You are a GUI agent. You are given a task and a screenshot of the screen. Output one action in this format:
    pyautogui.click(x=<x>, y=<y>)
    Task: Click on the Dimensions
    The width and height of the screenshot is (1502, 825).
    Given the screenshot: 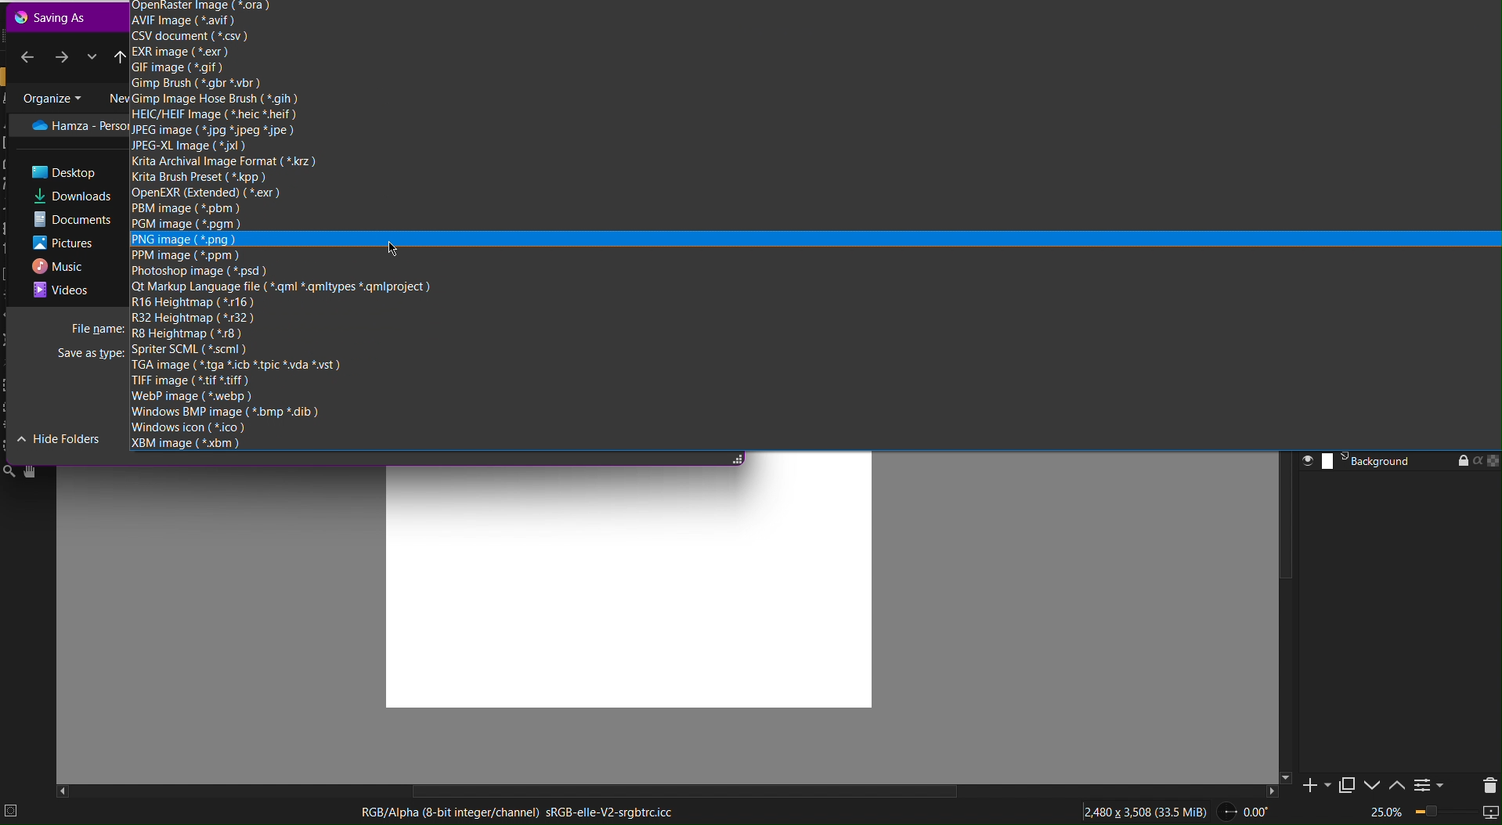 What is the action you would take?
    pyautogui.click(x=1148, y=809)
    